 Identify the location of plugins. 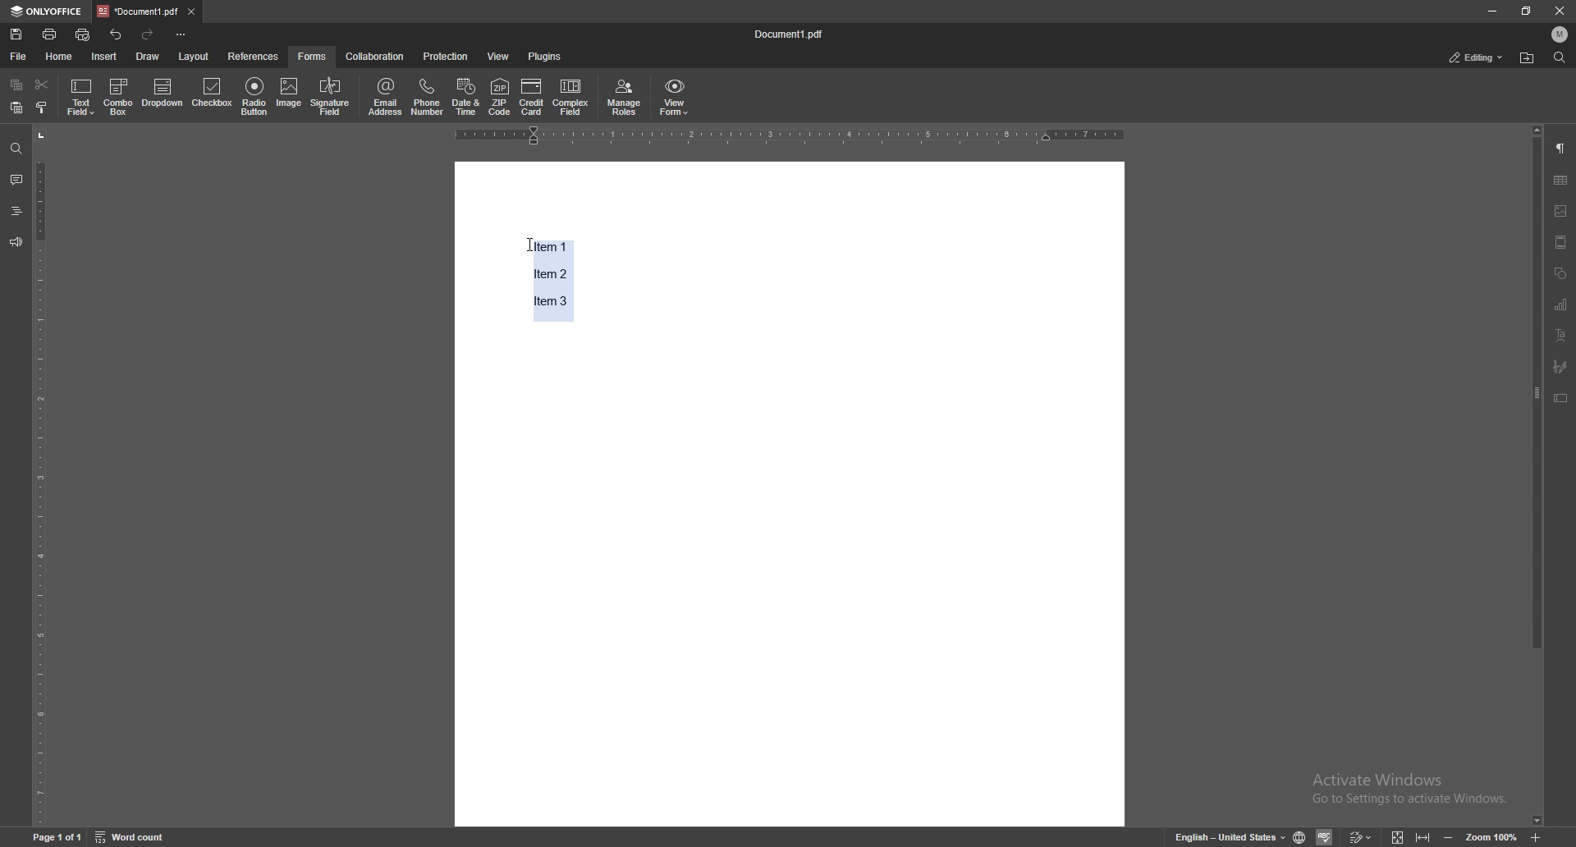
(548, 56).